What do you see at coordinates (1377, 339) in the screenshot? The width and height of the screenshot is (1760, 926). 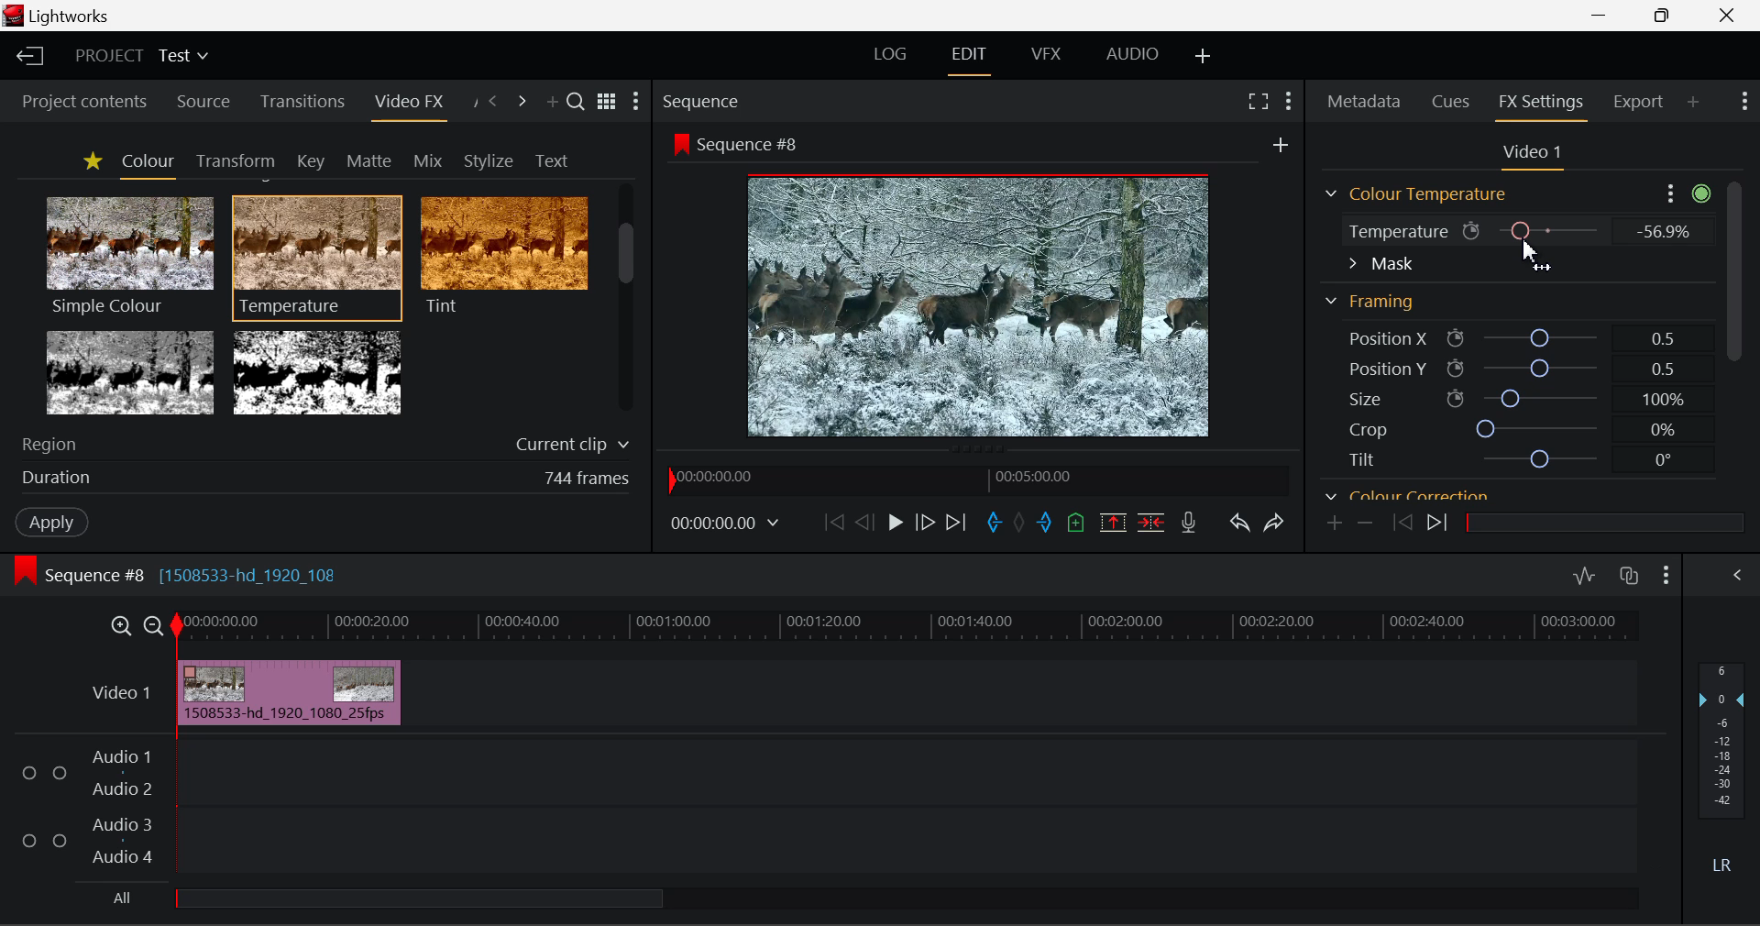 I see `Position X` at bounding box center [1377, 339].